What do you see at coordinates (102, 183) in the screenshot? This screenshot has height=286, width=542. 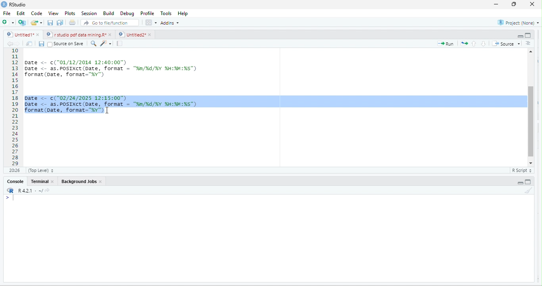 I see `close` at bounding box center [102, 183].